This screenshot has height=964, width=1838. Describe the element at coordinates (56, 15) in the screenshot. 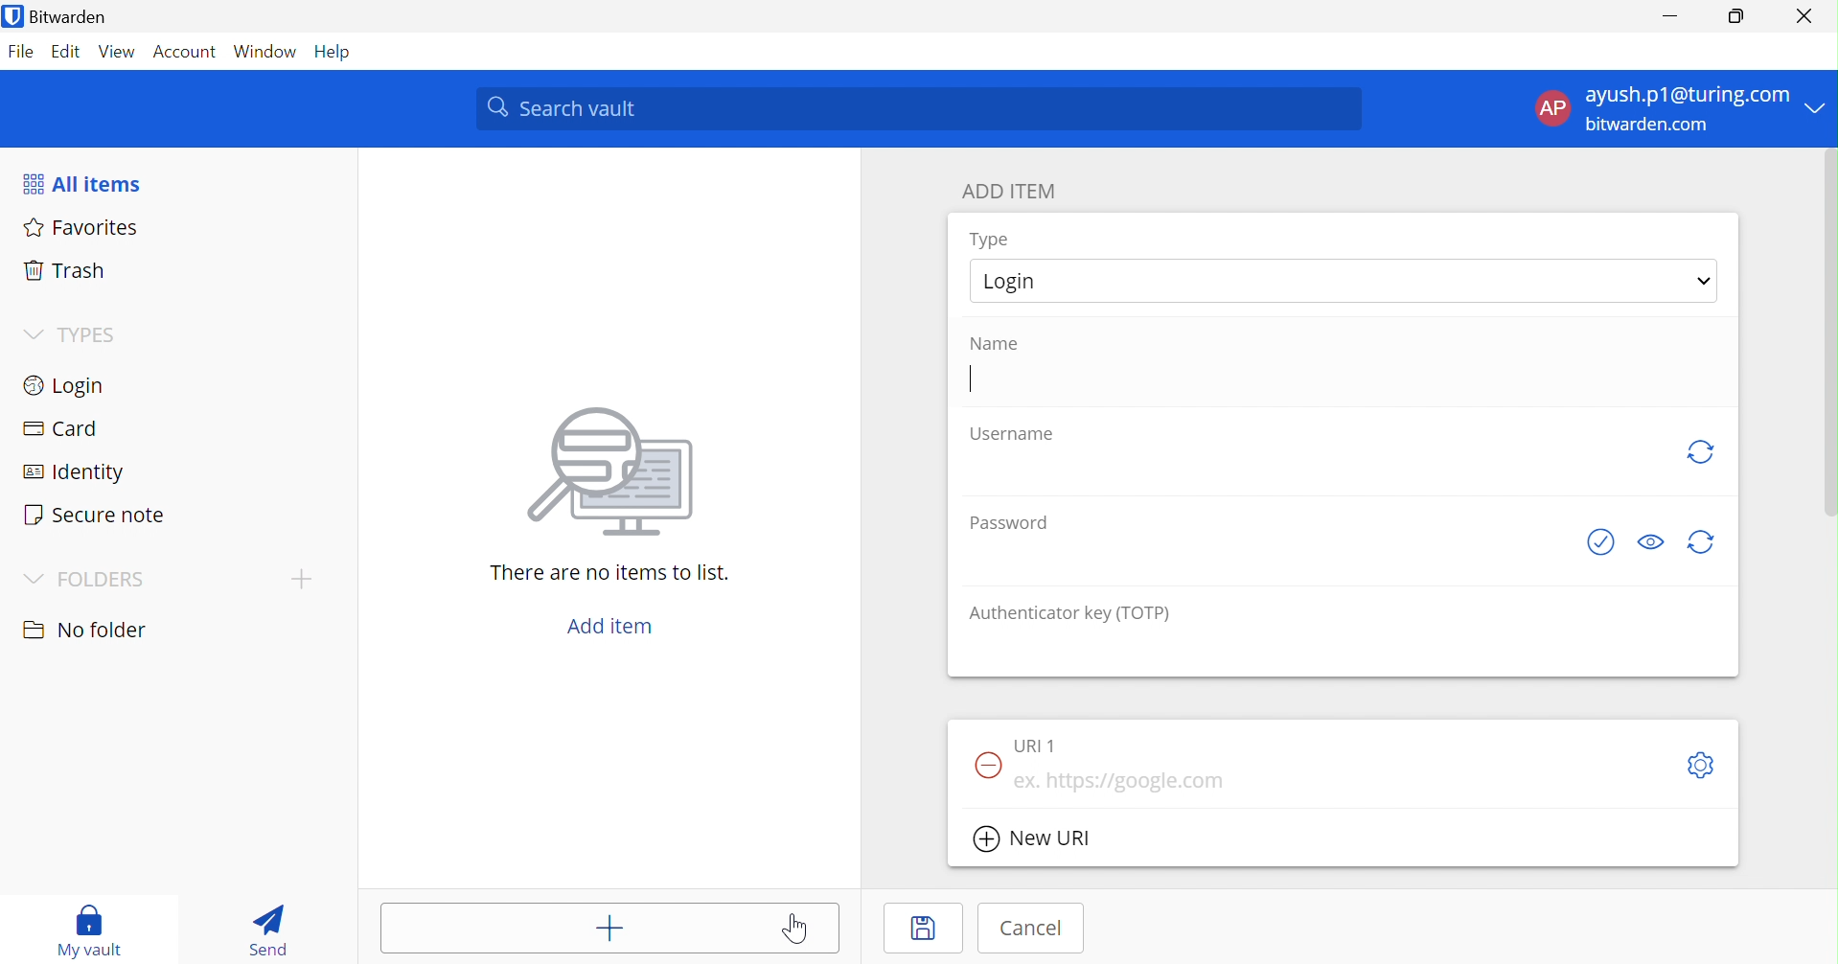

I see `Bitwarden` at that location.